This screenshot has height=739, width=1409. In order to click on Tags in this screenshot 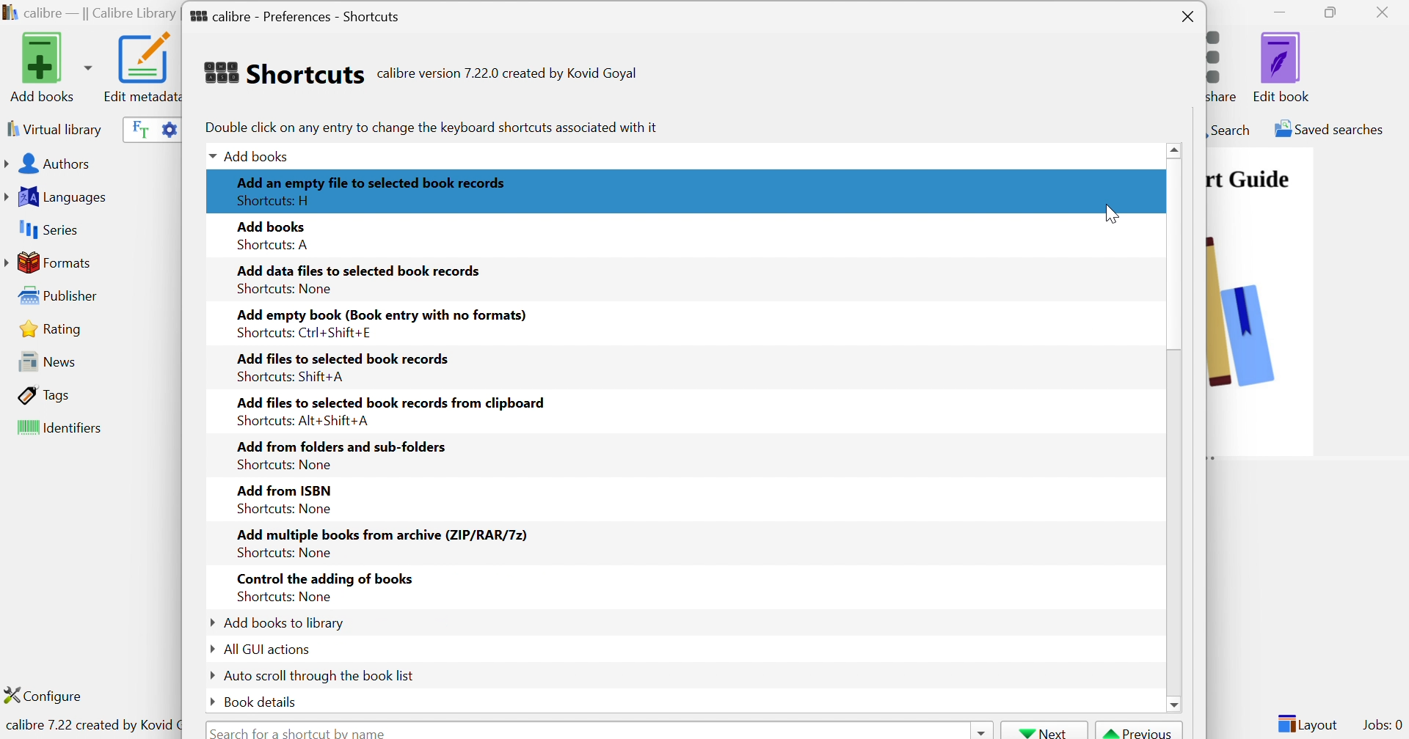, I will do `click(45, 394)`.